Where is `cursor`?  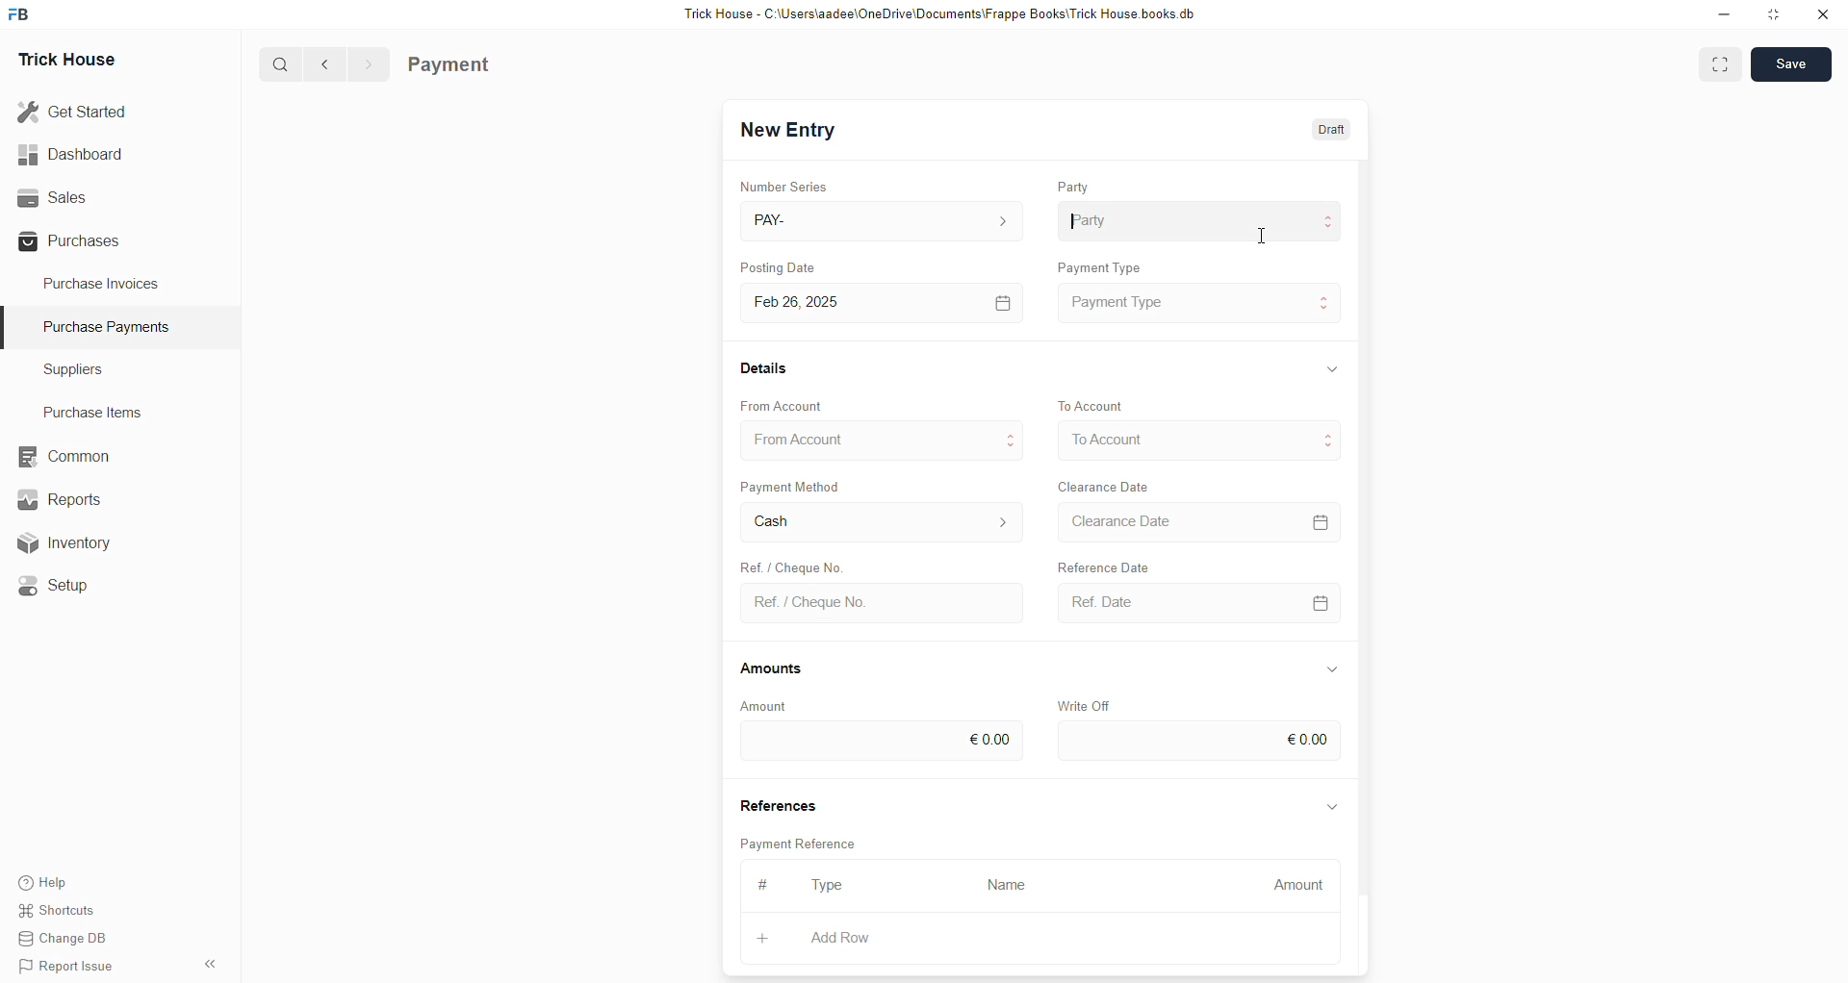 cursor is located at coordinates (1259, 239).